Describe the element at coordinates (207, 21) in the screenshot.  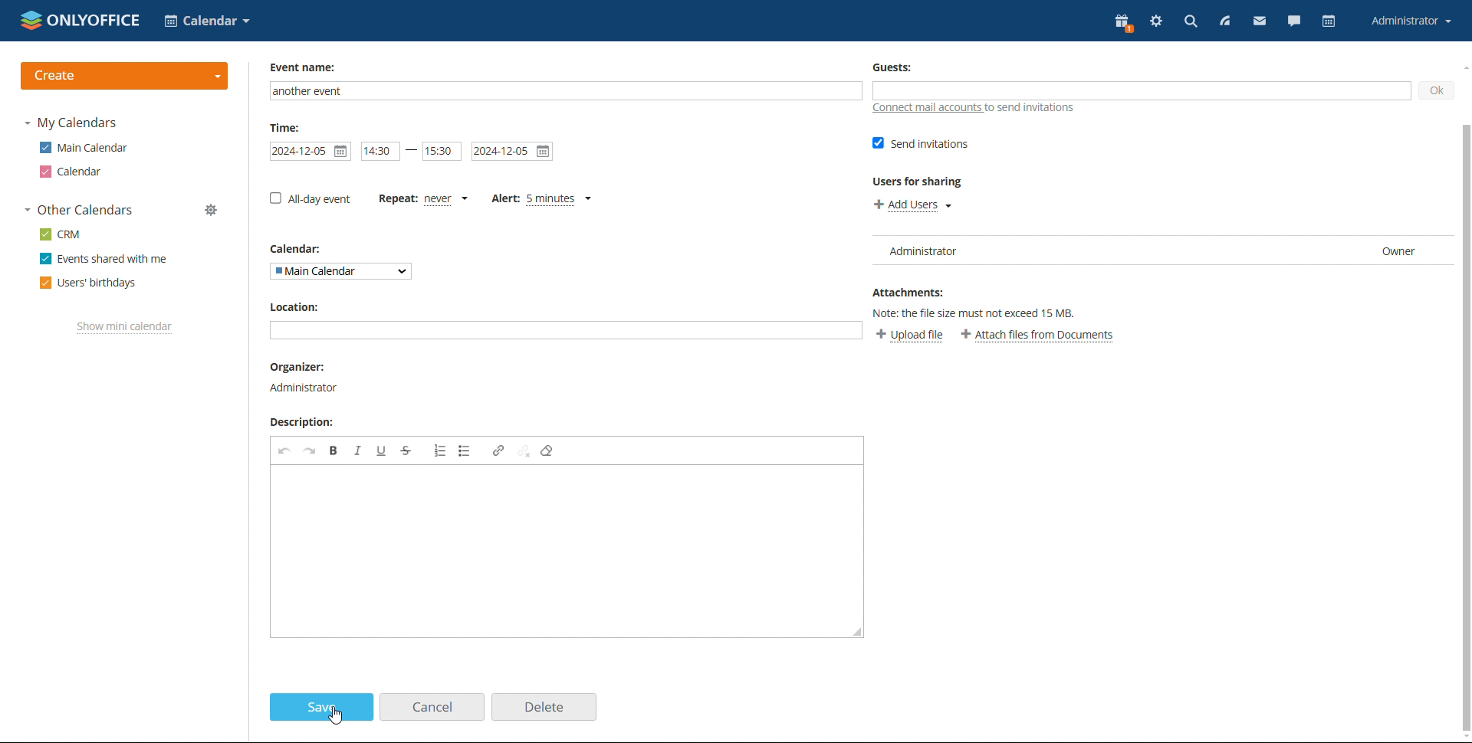
I see `select calendar` at that location.